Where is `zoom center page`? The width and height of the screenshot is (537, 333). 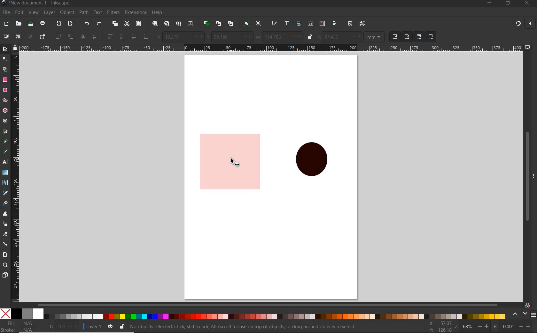
zoom center page is located at coordinates (191, 23).